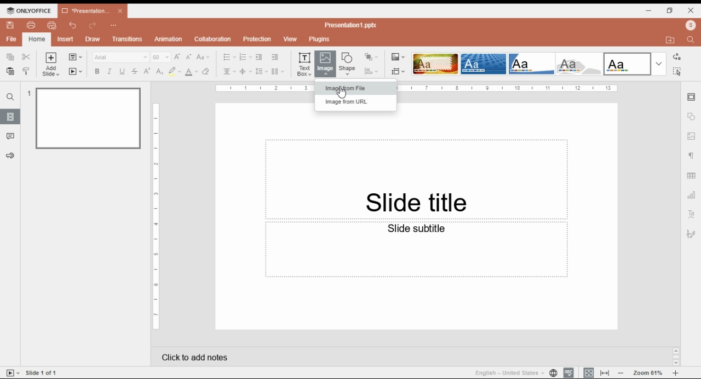  Describe the element at coordinates (212, 39) in the screenshot. I see `collaboration` at that location.